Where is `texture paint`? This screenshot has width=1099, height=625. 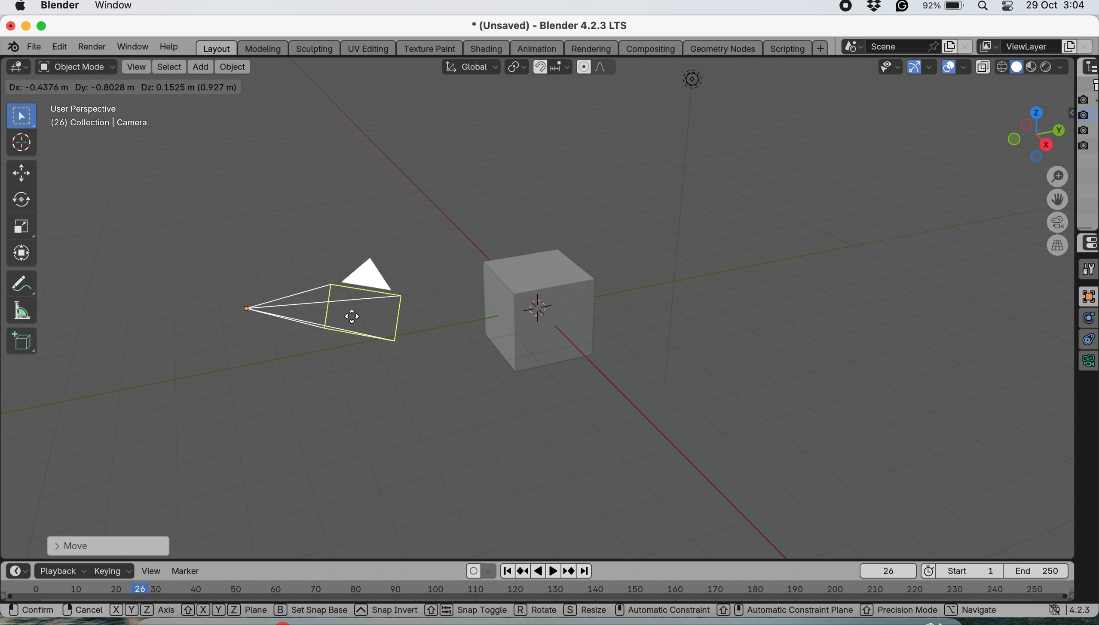
texture paint is located at coordinates (429, 48).